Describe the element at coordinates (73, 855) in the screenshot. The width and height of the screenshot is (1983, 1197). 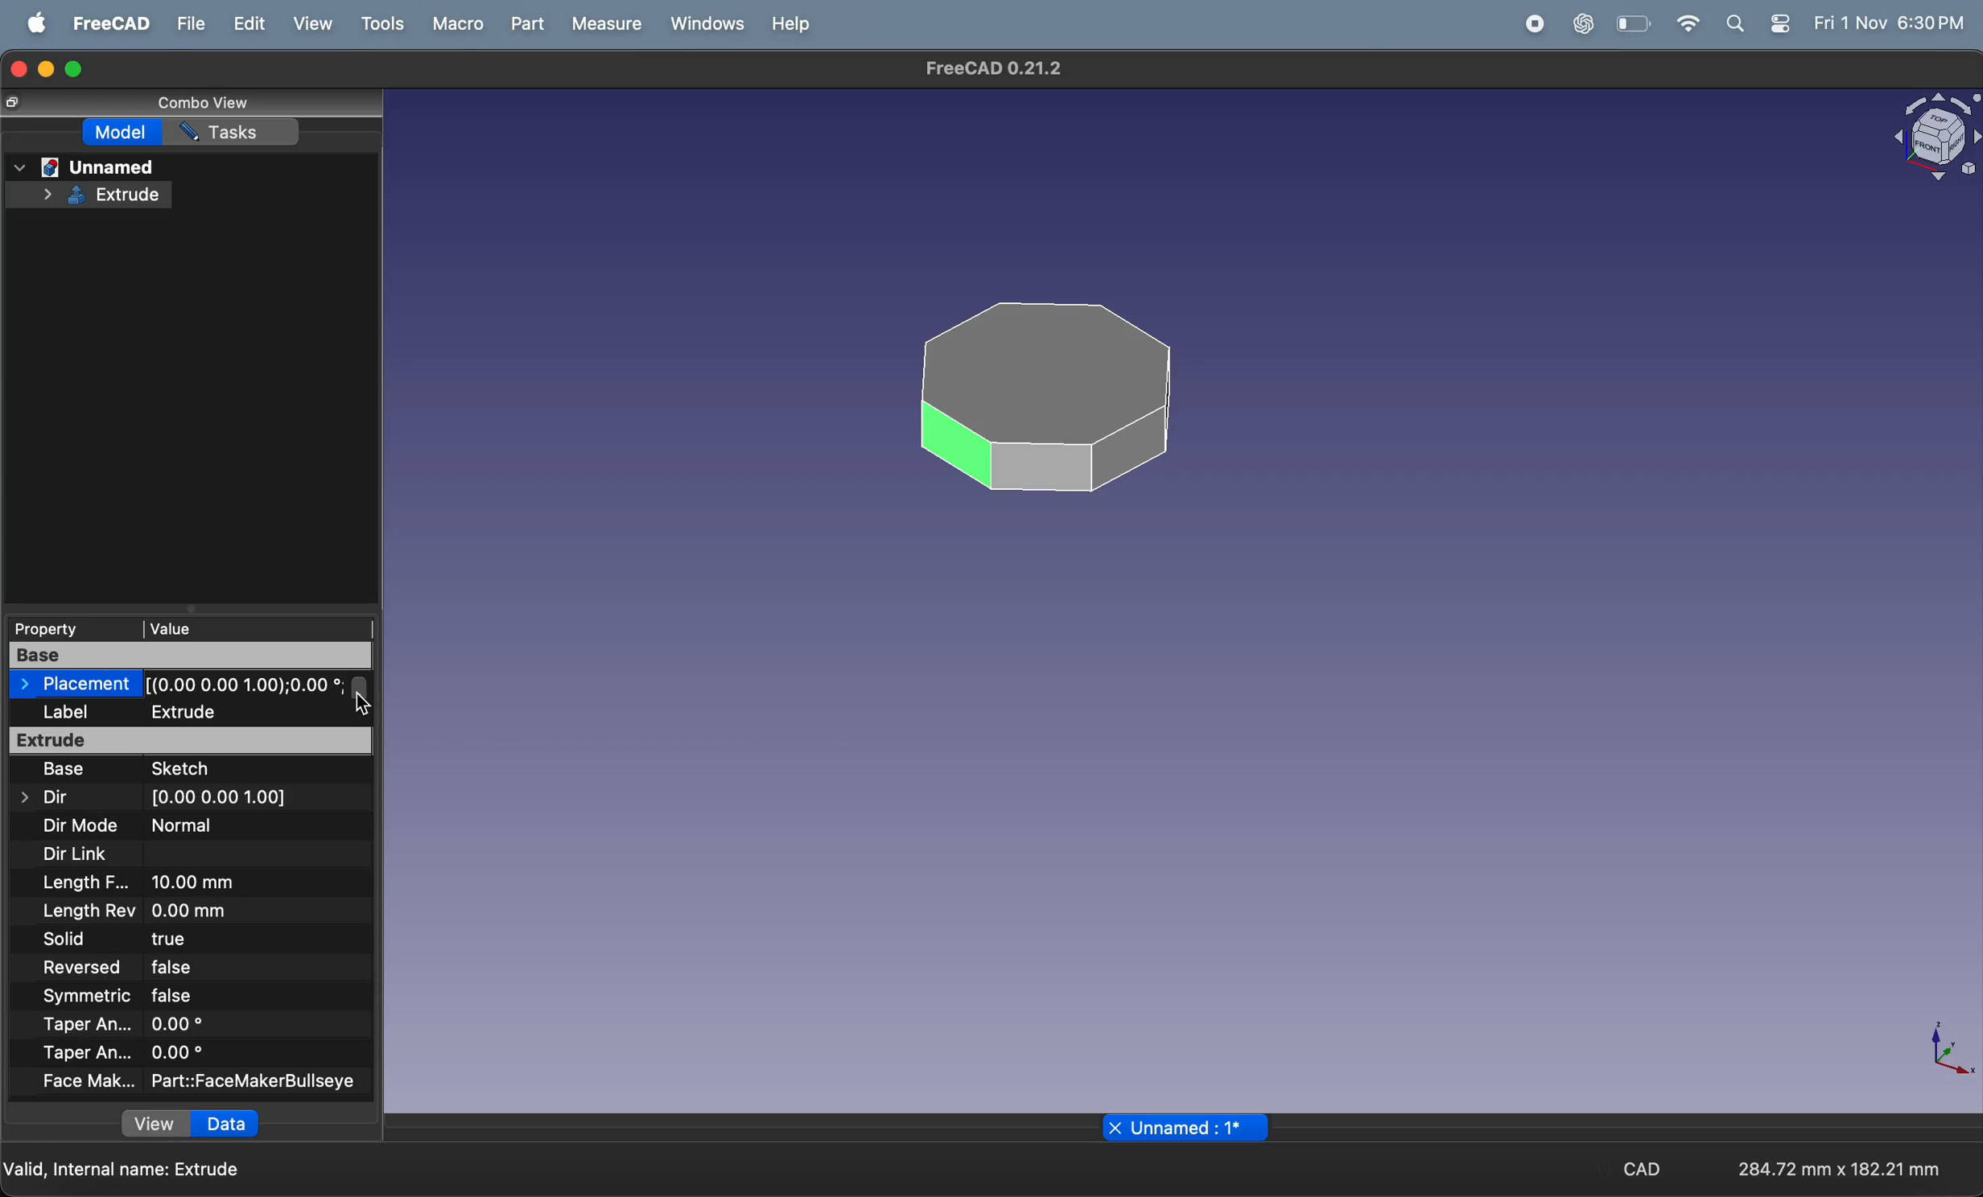
I see `Dir Link` at that location.